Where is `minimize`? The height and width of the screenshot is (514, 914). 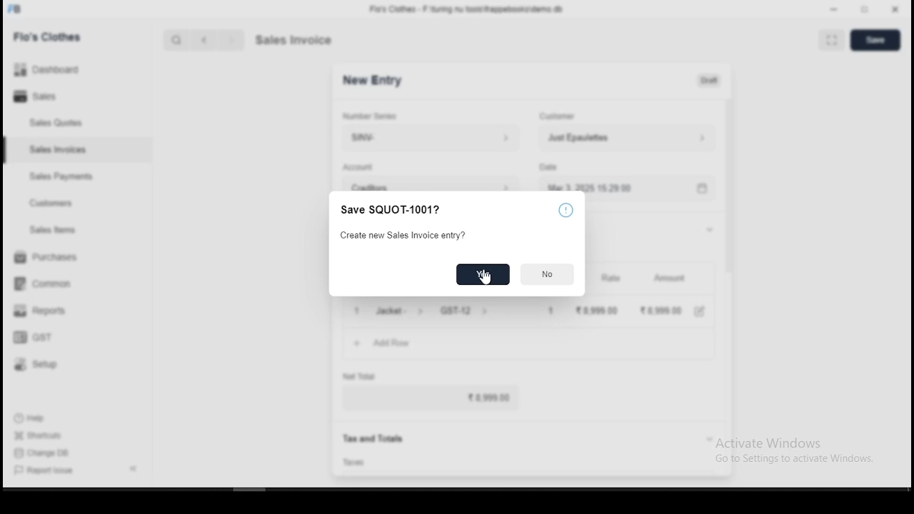
minimize is located at coordinates (830, 9).